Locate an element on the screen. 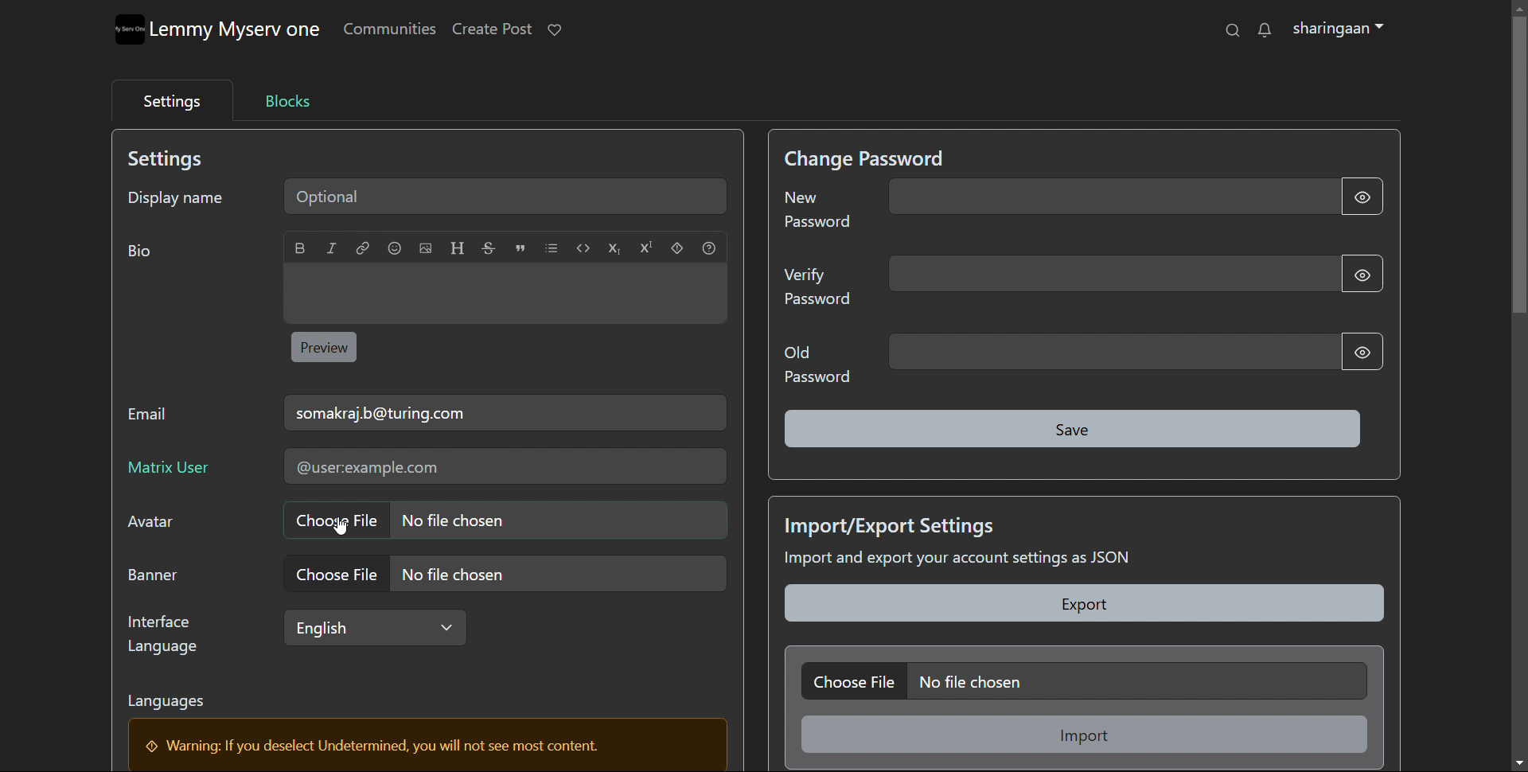 Image resolution: width=1528 pixels, height=772 pixels. toggle visibility is located at coordinates (1360, 271).